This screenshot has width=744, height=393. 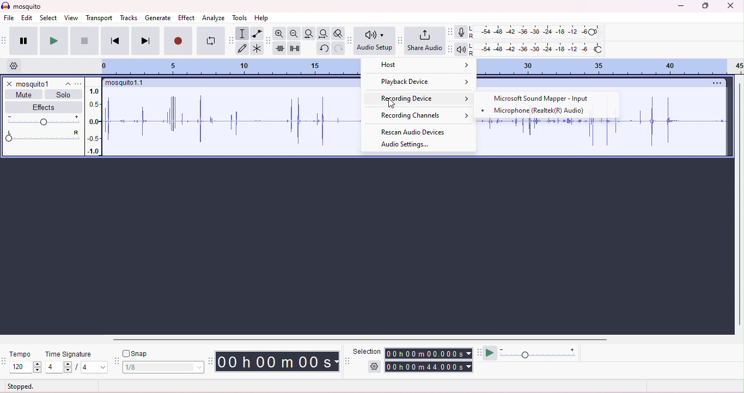 What do you see at coordinates (49, 19) in the screenshot?
I see `select` at bounding box center [49, 19].